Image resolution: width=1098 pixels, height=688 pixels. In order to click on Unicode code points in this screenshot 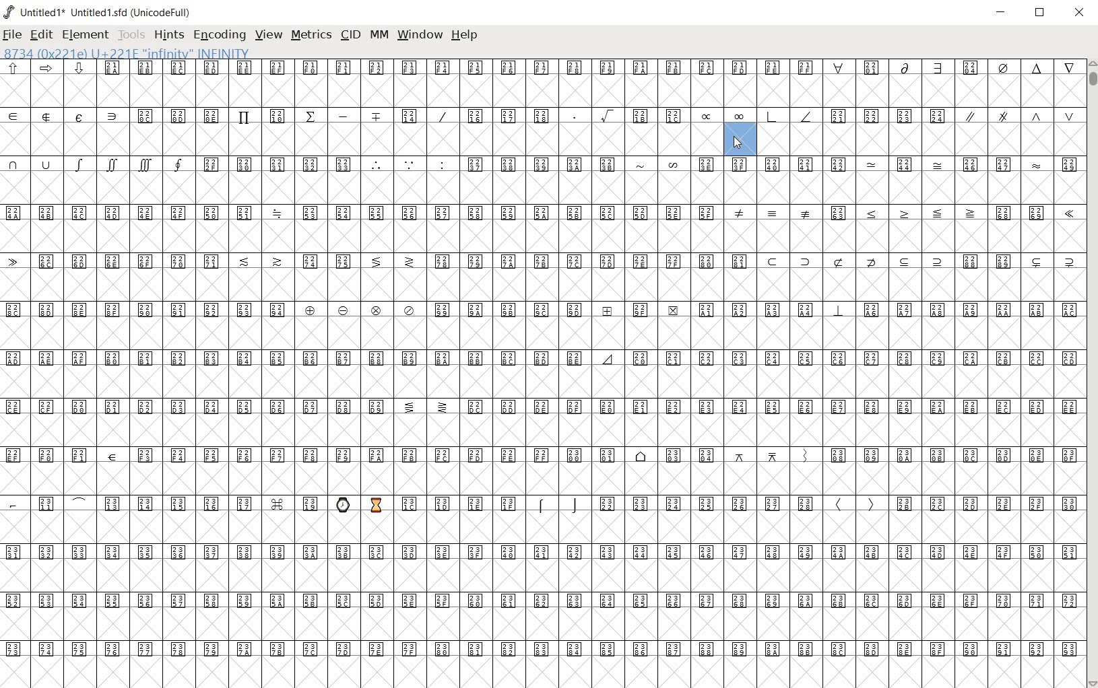, I will do `click(455, 504)`.